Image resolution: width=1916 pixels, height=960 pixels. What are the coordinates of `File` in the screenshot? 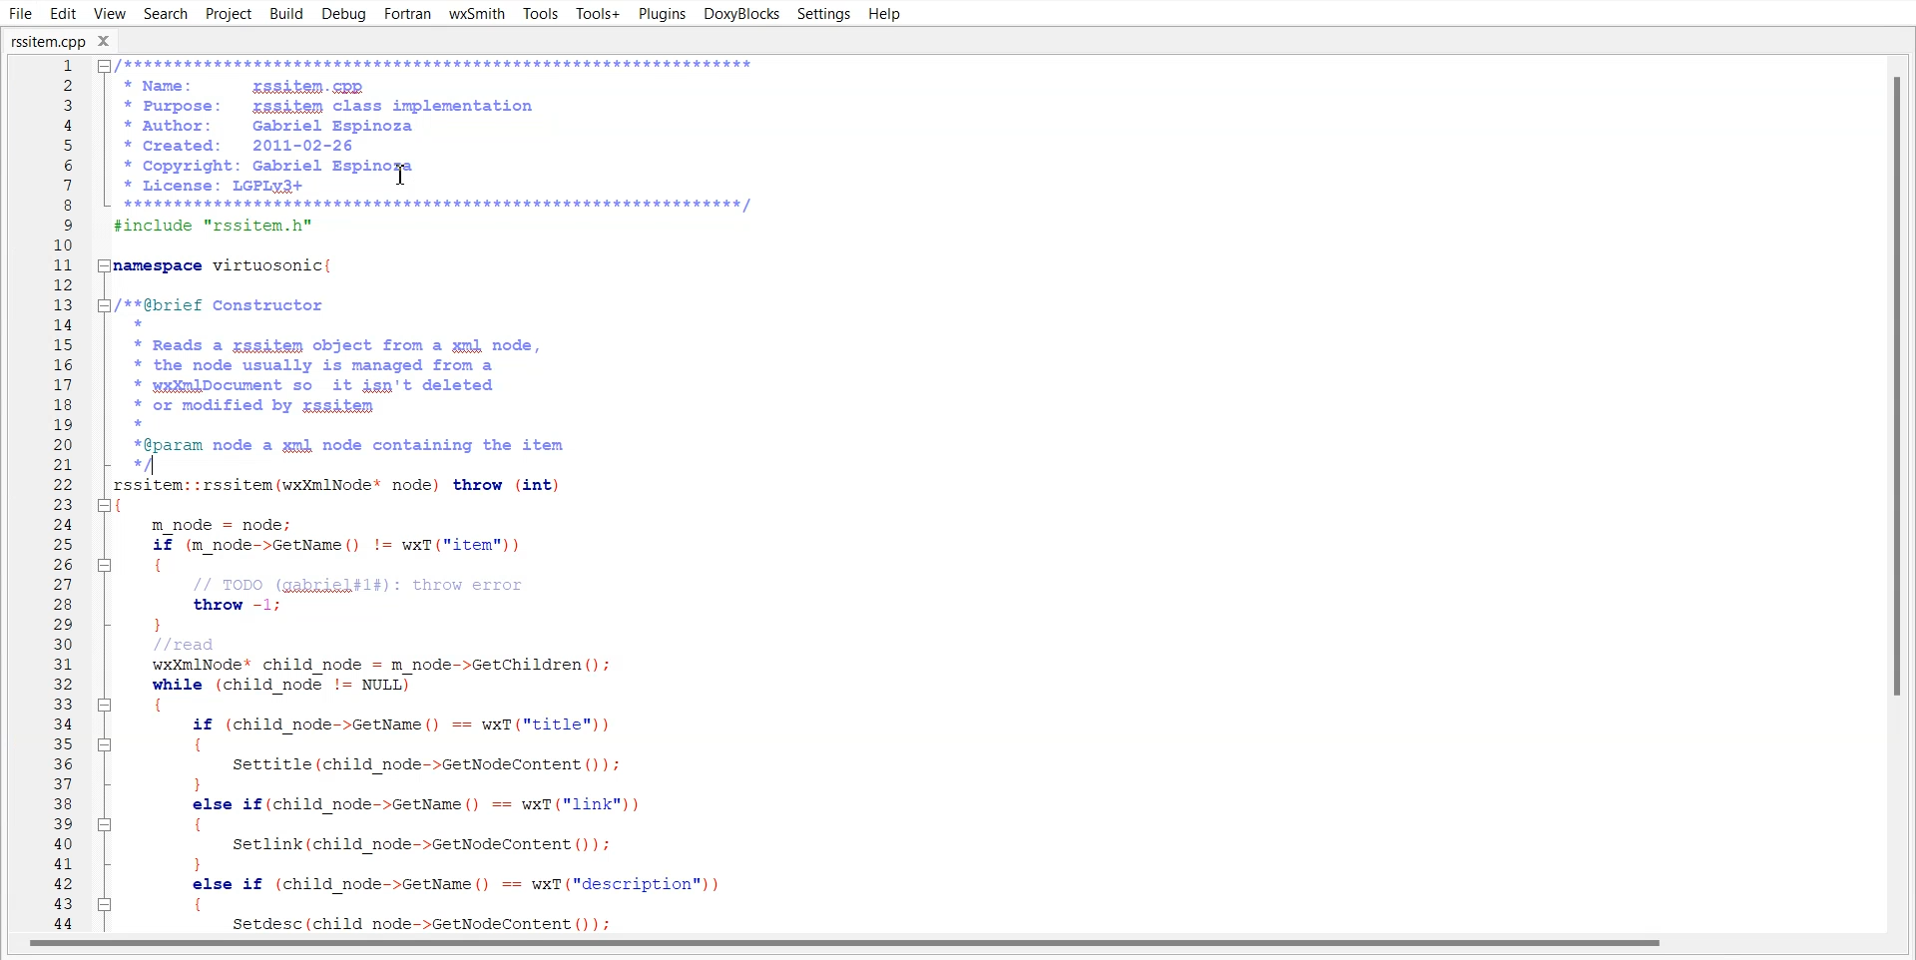 It's located at (22, 14).